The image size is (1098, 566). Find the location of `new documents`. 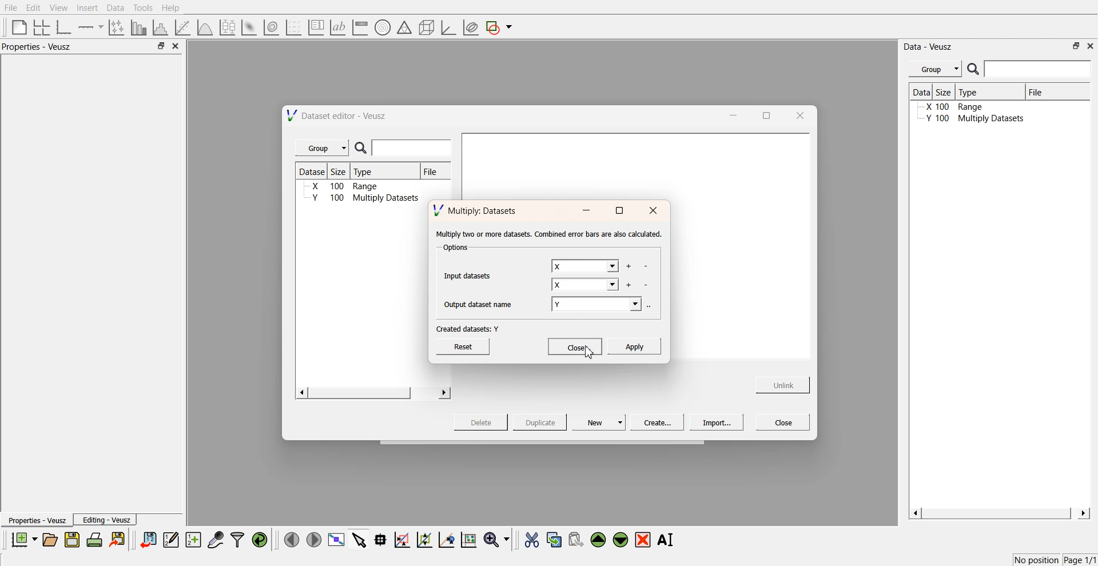

new documents is located at coordinates (23, 539).